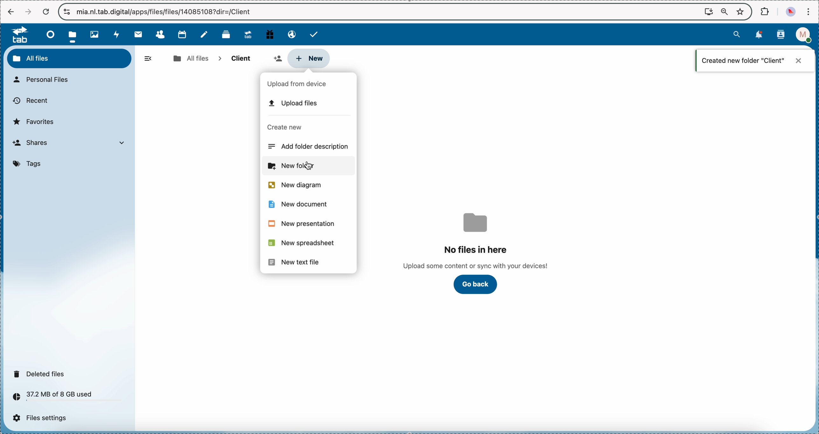 This screenshot has width=819, height=434. Describe the element at coordinates (311, 166) in the screenshot. I see `cursor` at that location.